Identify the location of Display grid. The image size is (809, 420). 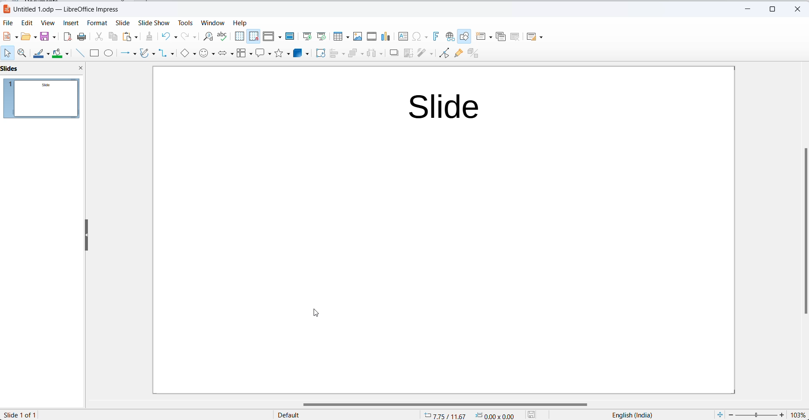
(239, 37).